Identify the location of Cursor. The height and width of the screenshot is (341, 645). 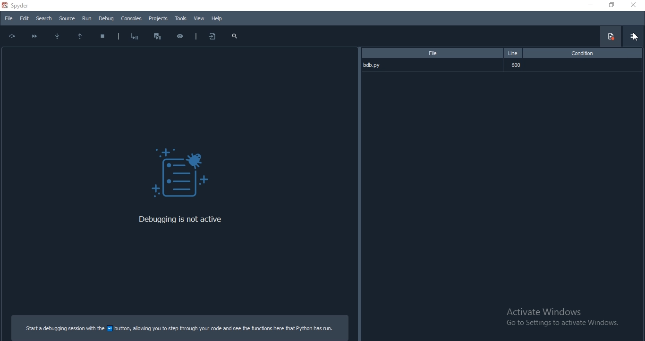
(635, 37).